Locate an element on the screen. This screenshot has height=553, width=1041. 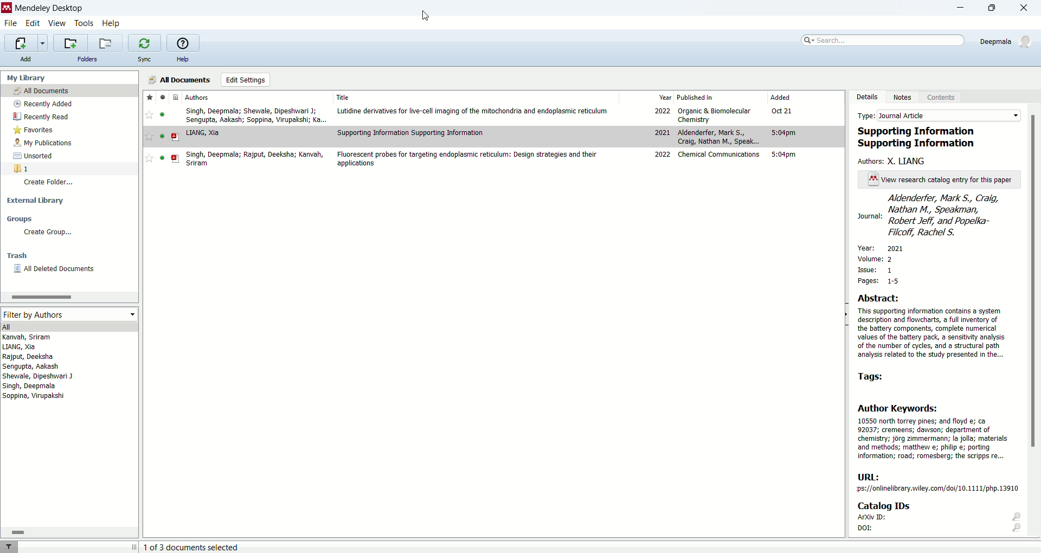
import is located at coordinates (27, 42).